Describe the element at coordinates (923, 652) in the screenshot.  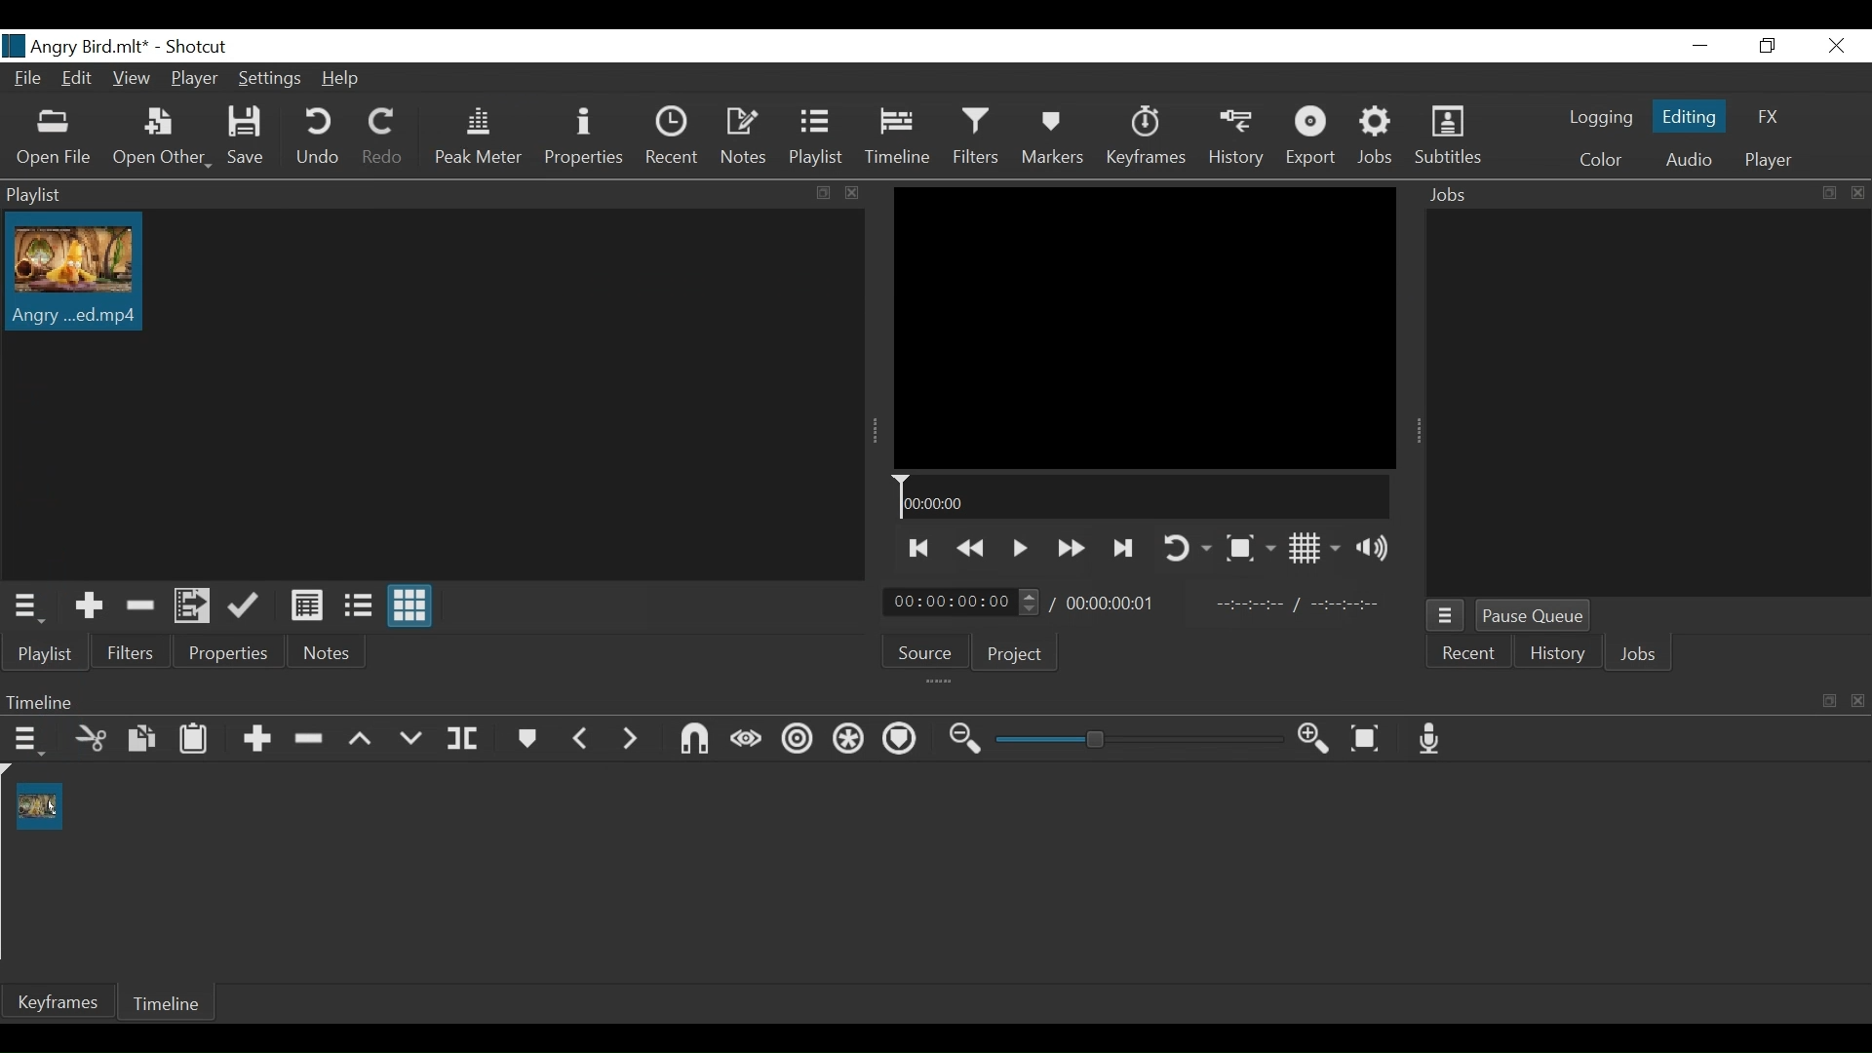
I see `Source` at that location.